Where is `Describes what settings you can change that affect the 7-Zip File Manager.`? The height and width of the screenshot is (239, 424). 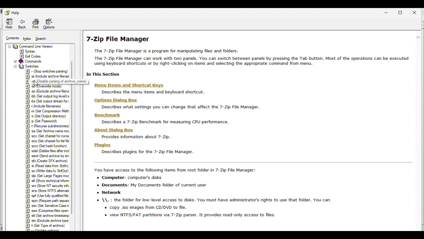
Describes what settings you can change that affect the 7-Zip File Manager. is located at coordinates (179, 107).